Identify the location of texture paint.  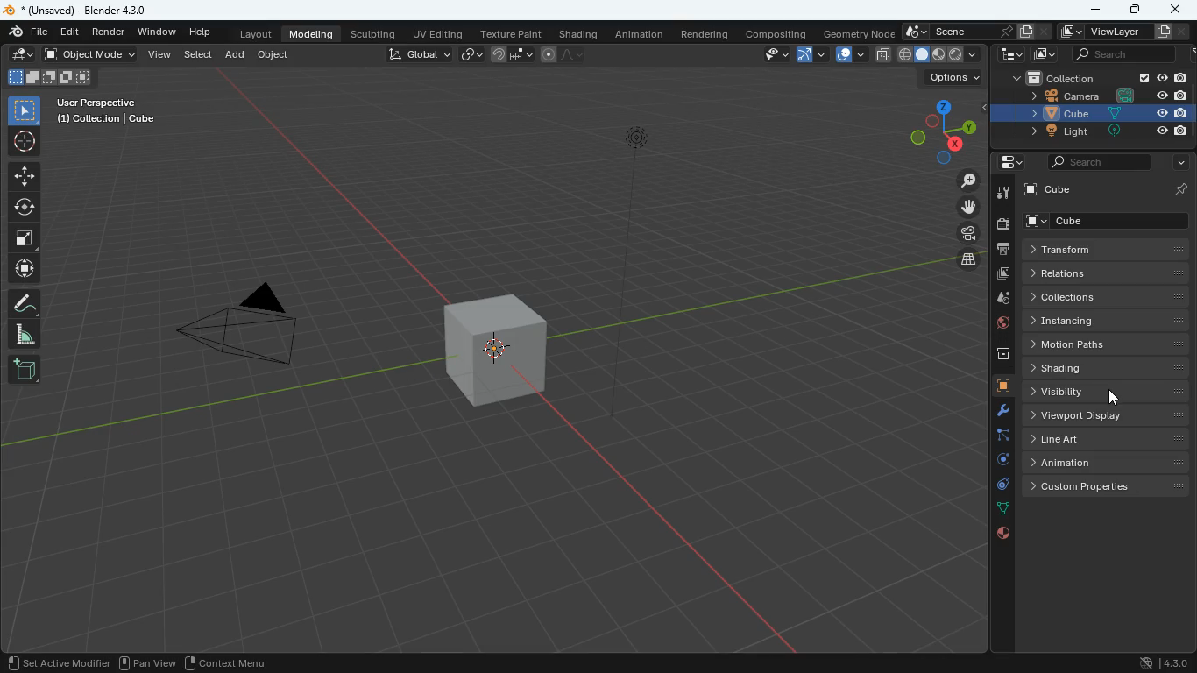
(511, 33).